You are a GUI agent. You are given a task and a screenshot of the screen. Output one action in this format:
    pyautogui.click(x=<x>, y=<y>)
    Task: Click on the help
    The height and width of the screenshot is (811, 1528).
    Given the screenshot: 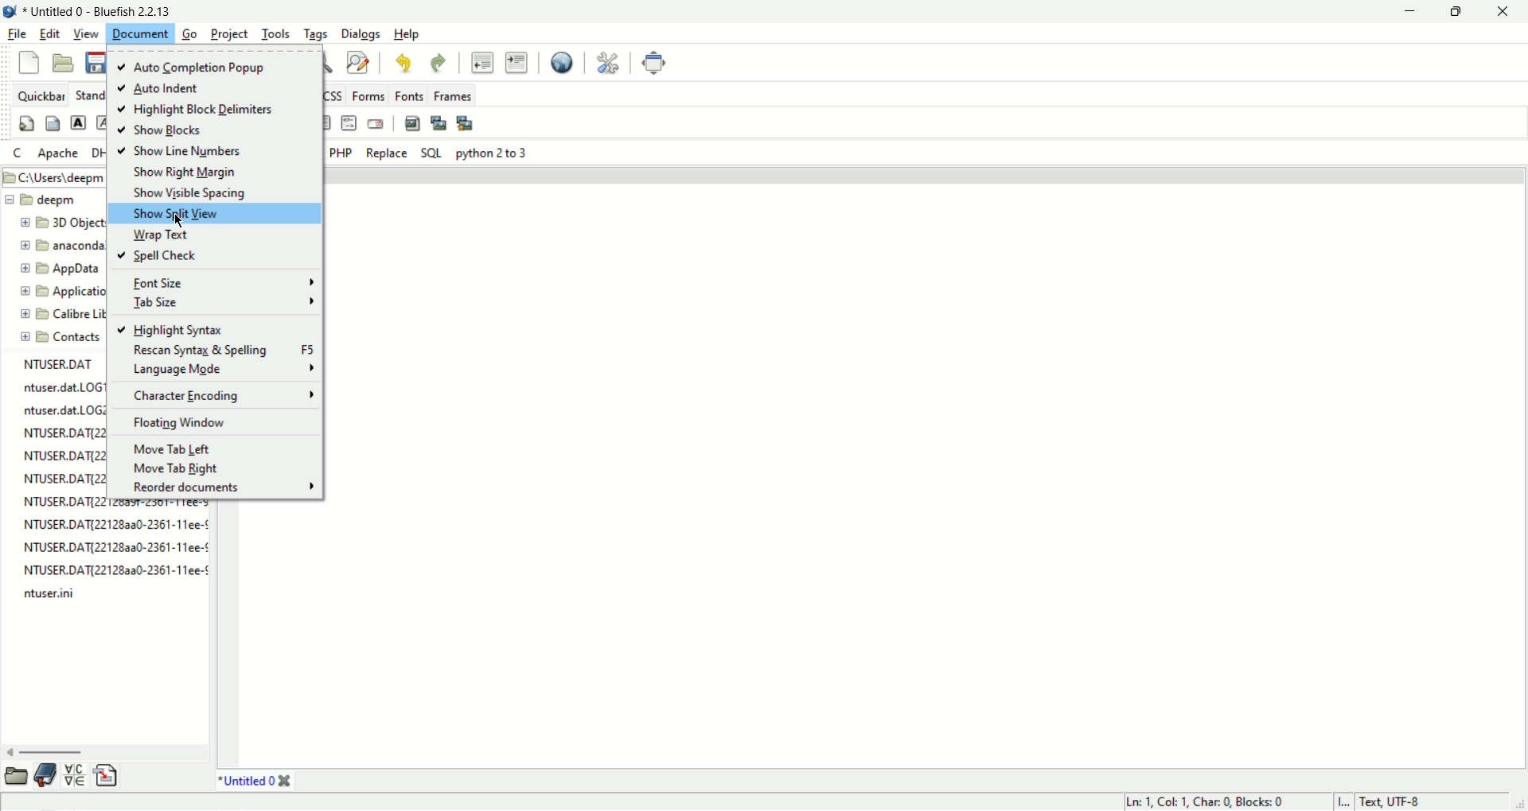 What is the action you would take?
    pyautogui.click(x=407, y=33)
    